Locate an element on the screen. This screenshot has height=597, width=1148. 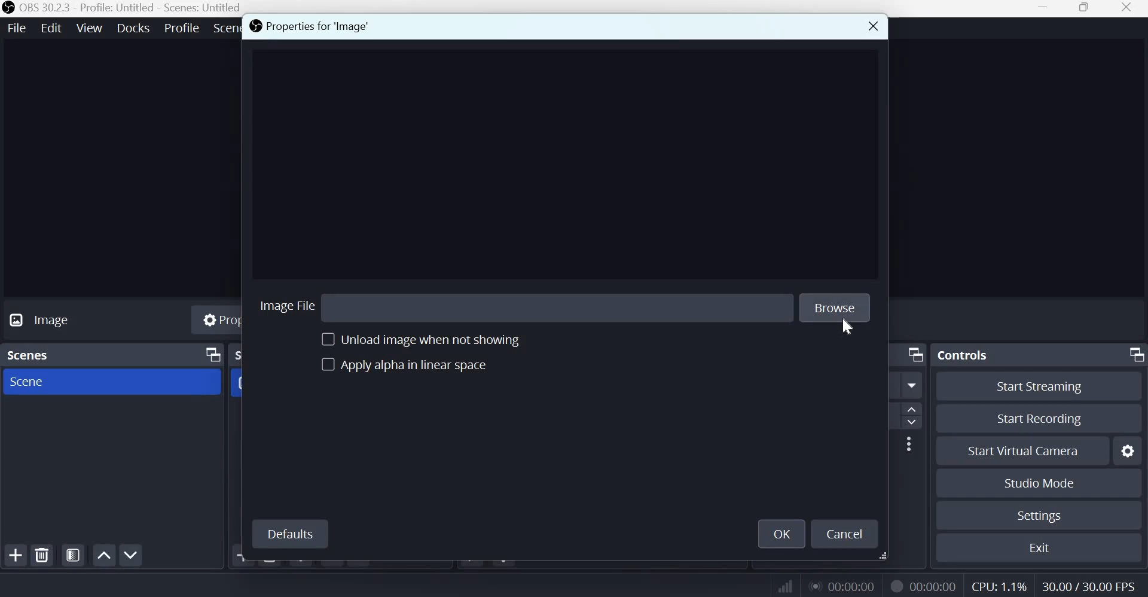
Cancel is located at coordinates (847, 535).